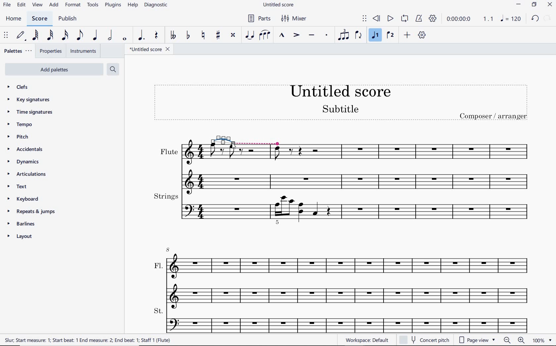 The image size is (556, 346). Describe the element at coordinates (125, 40) in the screenshot. I see `WHOLE NOTE` at that location.